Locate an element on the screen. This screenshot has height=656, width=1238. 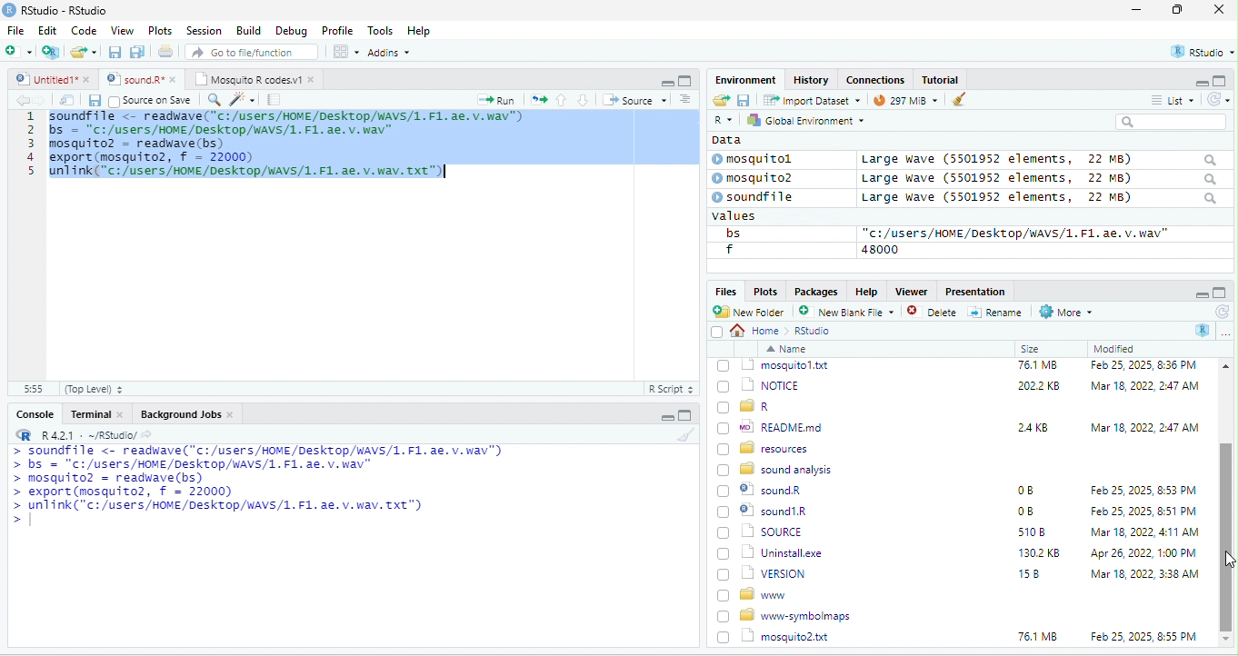
bs is located at coordinates (730, 233).